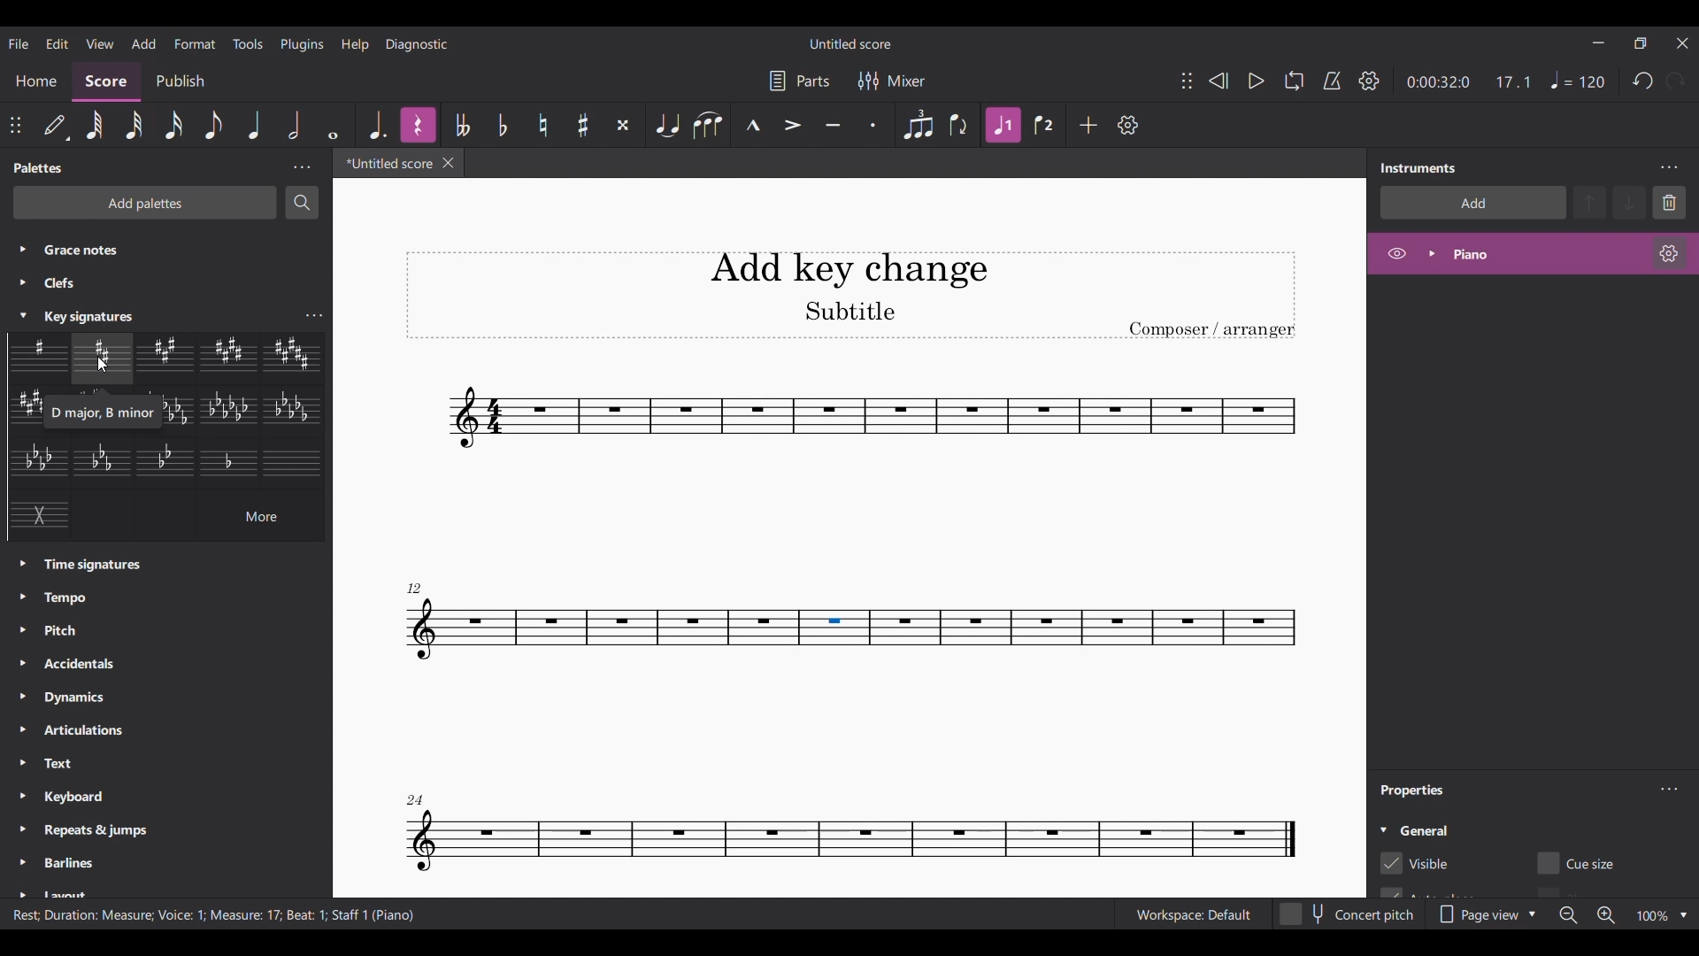 This screenshot has height=956, width=1699. I want to click on Current tab, so click(388, 163).